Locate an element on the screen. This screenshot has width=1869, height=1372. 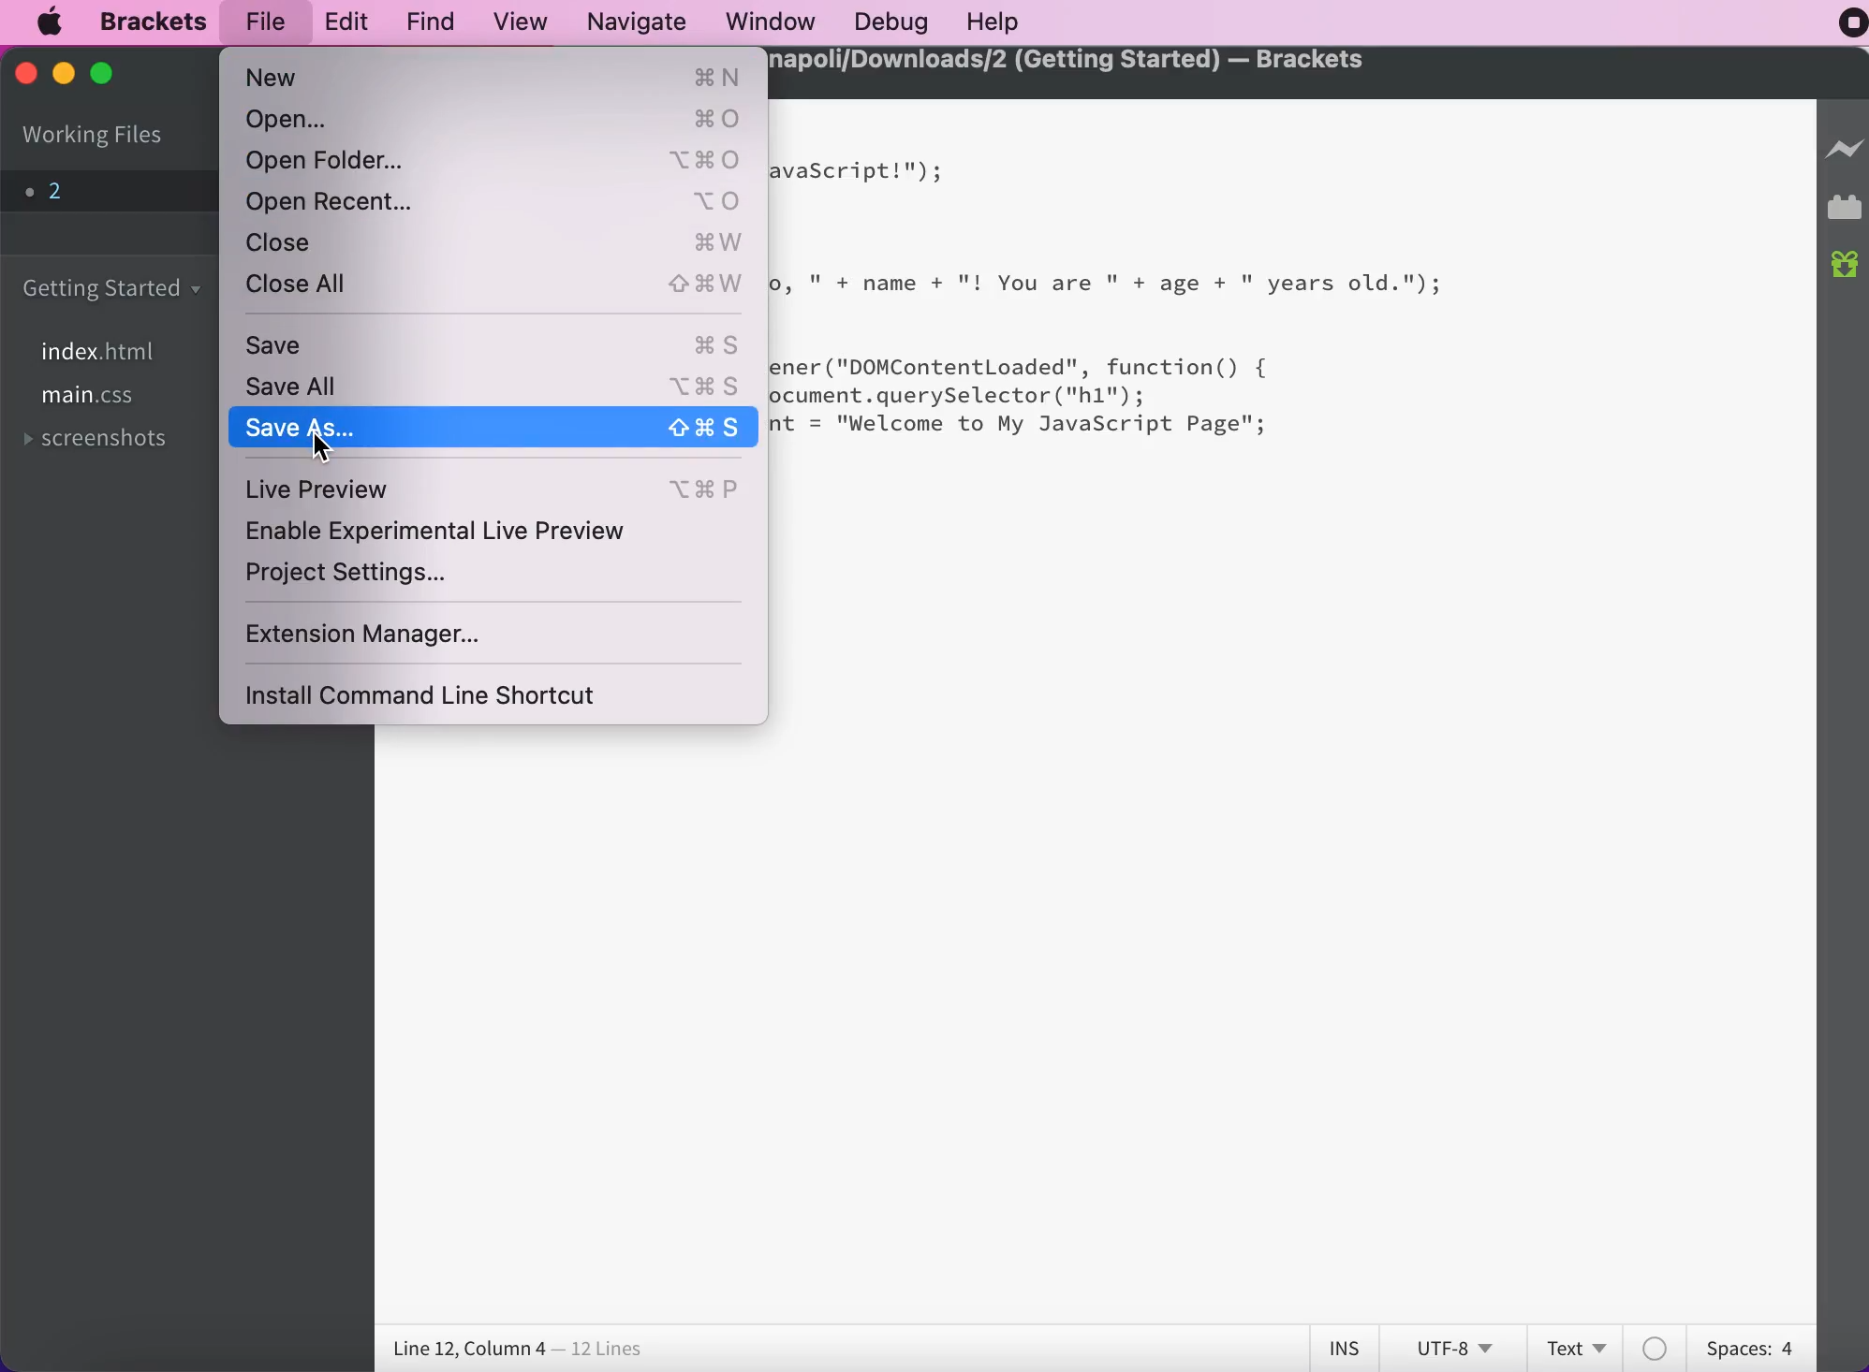
console.log("Hello, JavaScript!");let name = "John";let age = 30;function greet() {console.log("Hello, " + name + "! You are " + age + " years old.");}greet ();document.addEventListener ("DOMContentLoaded", function() {const heading = document.querySelector("h1");| heading textcontent = "Welcome to My JavaScript Page"; }); is located at coordinates (1106, 314).